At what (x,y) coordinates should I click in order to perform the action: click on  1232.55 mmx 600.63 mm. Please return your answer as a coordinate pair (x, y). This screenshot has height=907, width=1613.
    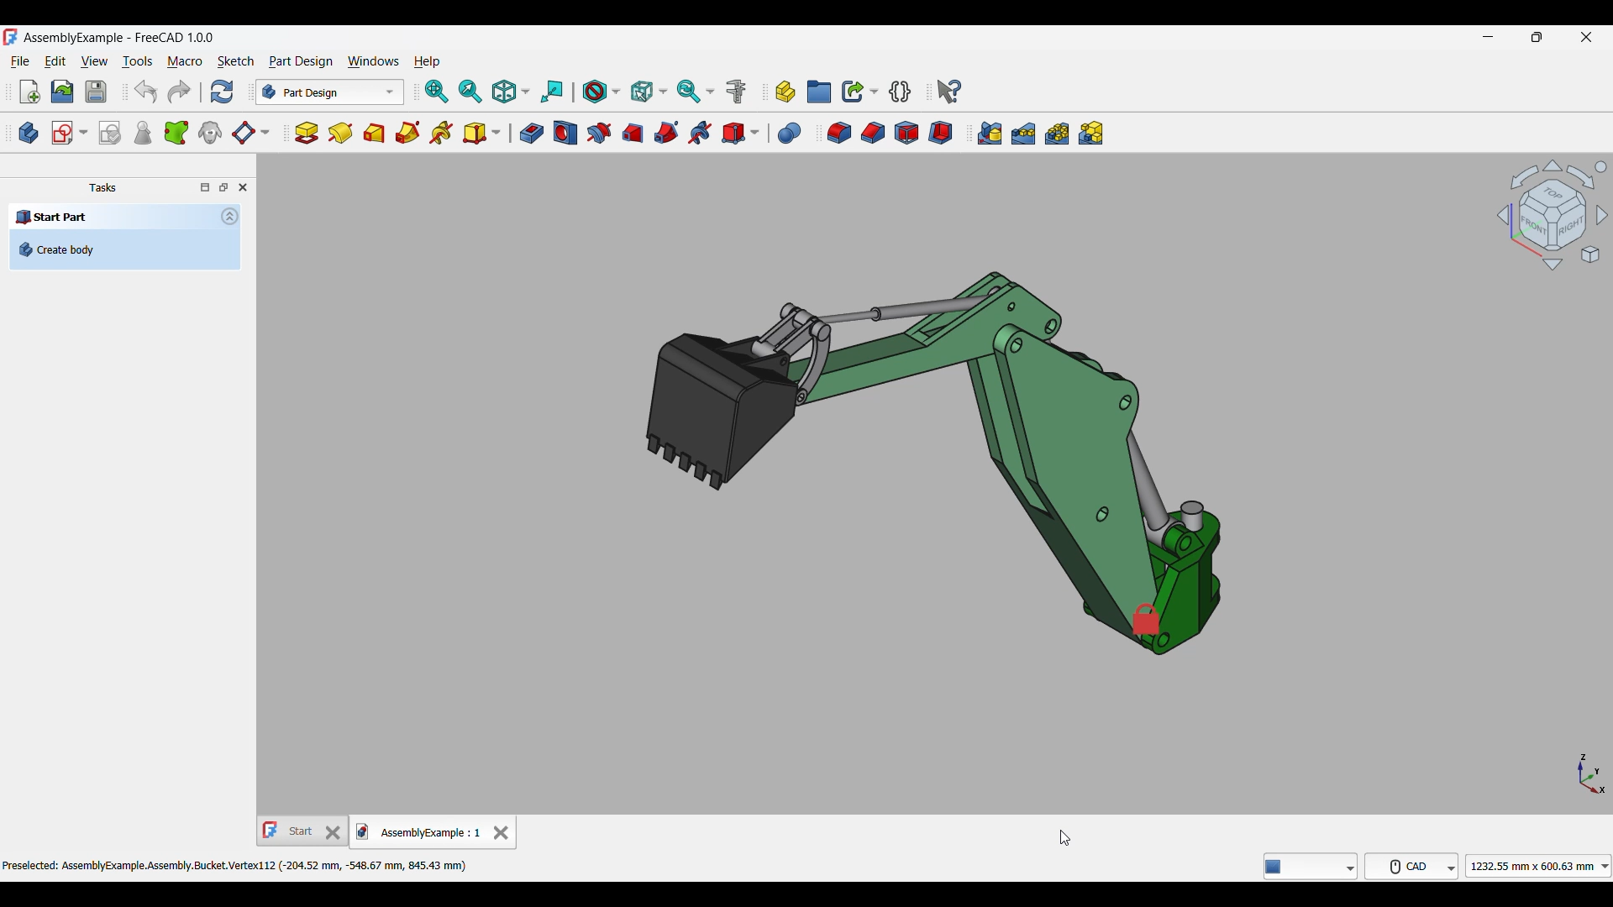
    Looking at the image, I should click on (1542, 866).